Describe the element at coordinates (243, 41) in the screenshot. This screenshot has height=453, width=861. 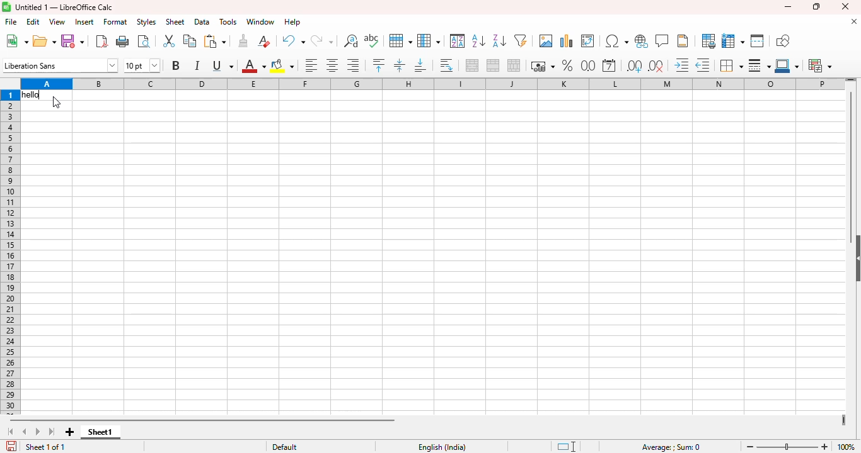
I see `clone formatting` at that location.